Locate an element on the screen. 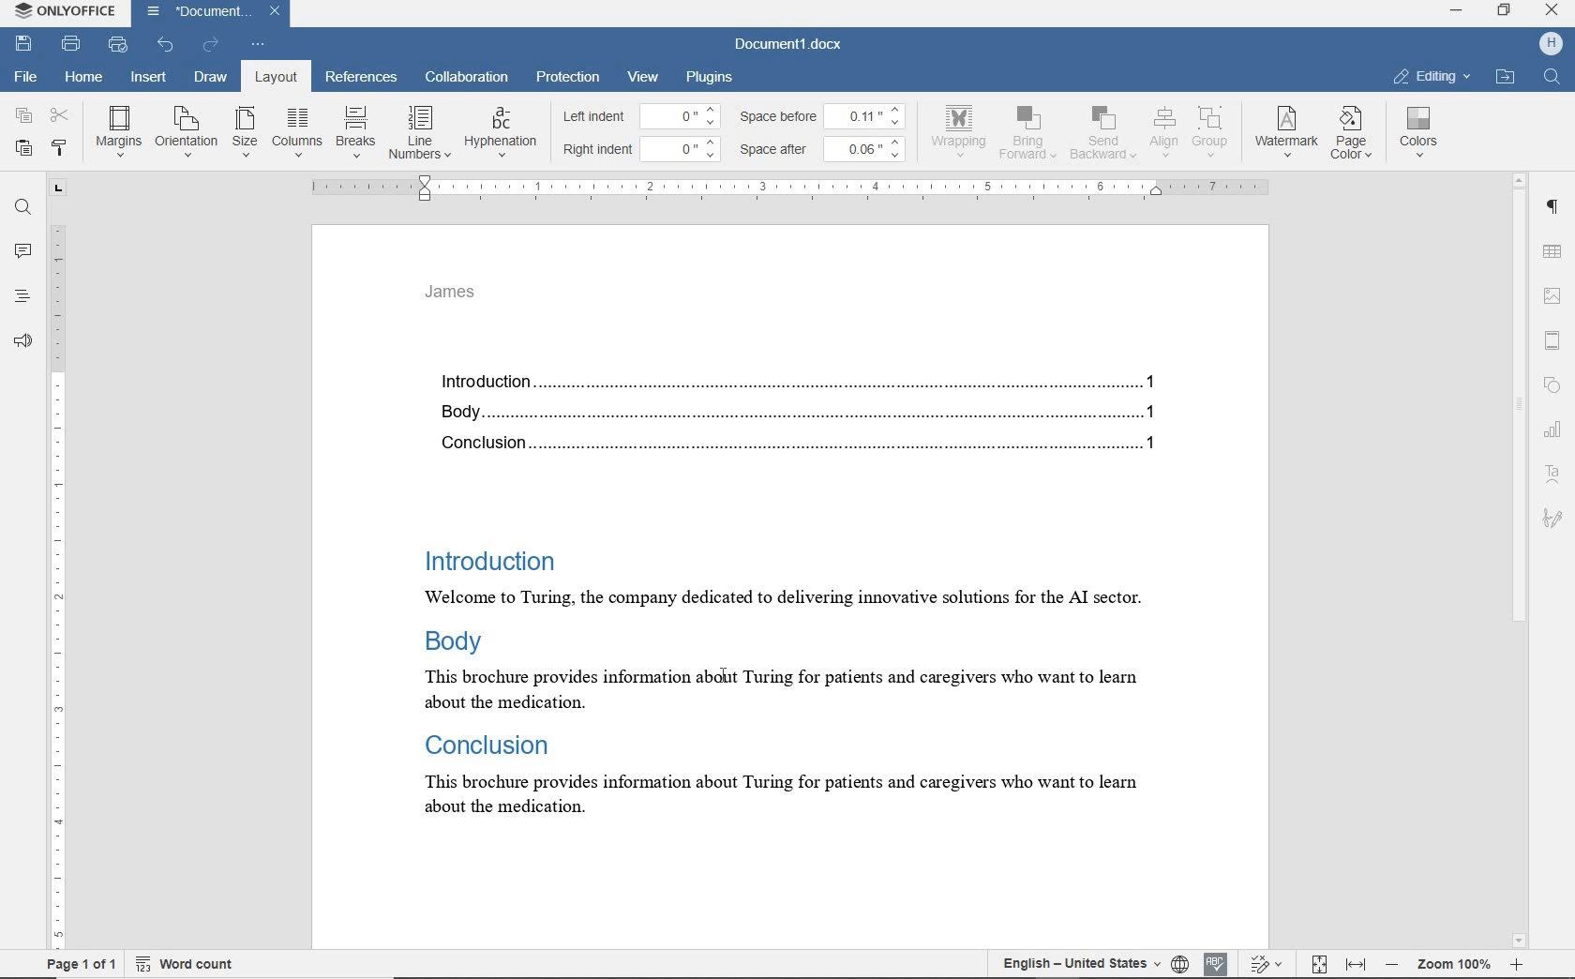 This screenshot has height=979, width=1575. page color is located at coordinates (1355, 135).